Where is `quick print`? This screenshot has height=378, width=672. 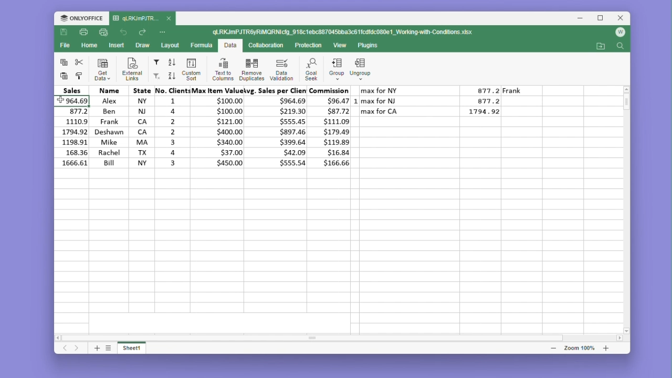 quick print is located at coordinates (104, 33).